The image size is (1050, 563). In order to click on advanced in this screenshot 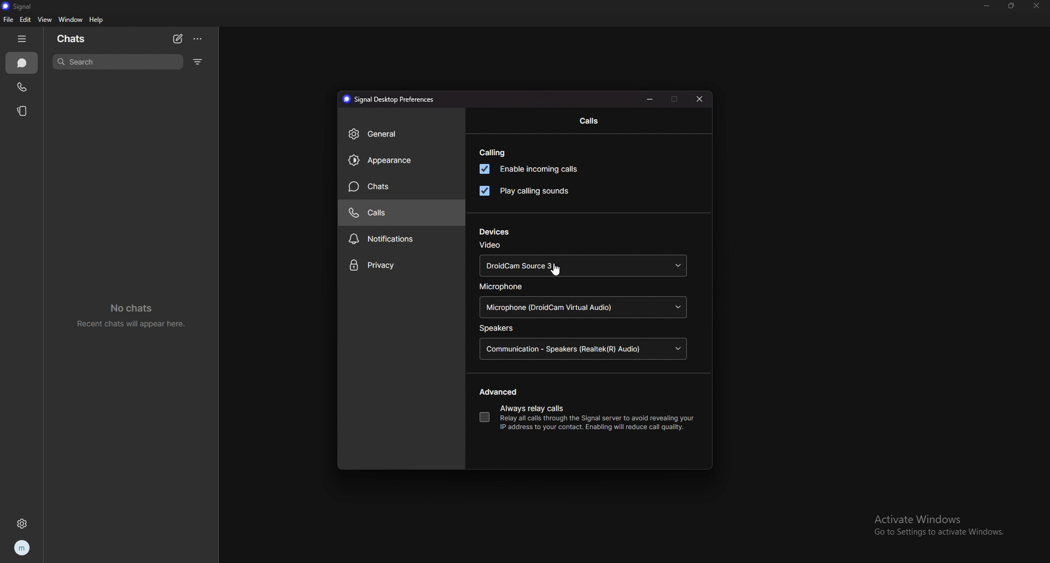, I will do `click(500, 392)`.